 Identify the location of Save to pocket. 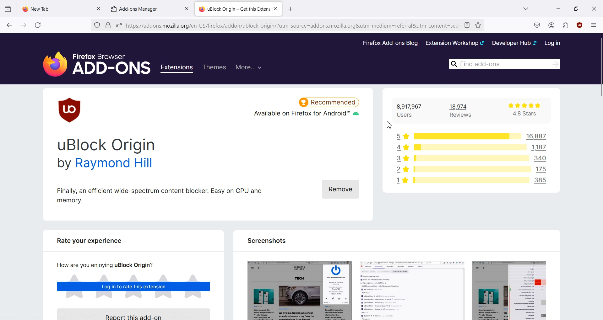
(538, 26).